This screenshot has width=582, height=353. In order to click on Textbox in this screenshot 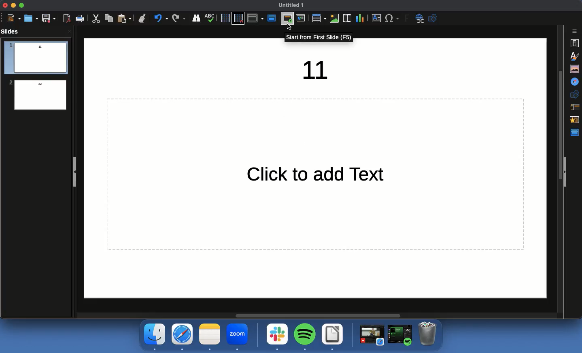, I will do `click(375, 19)`.